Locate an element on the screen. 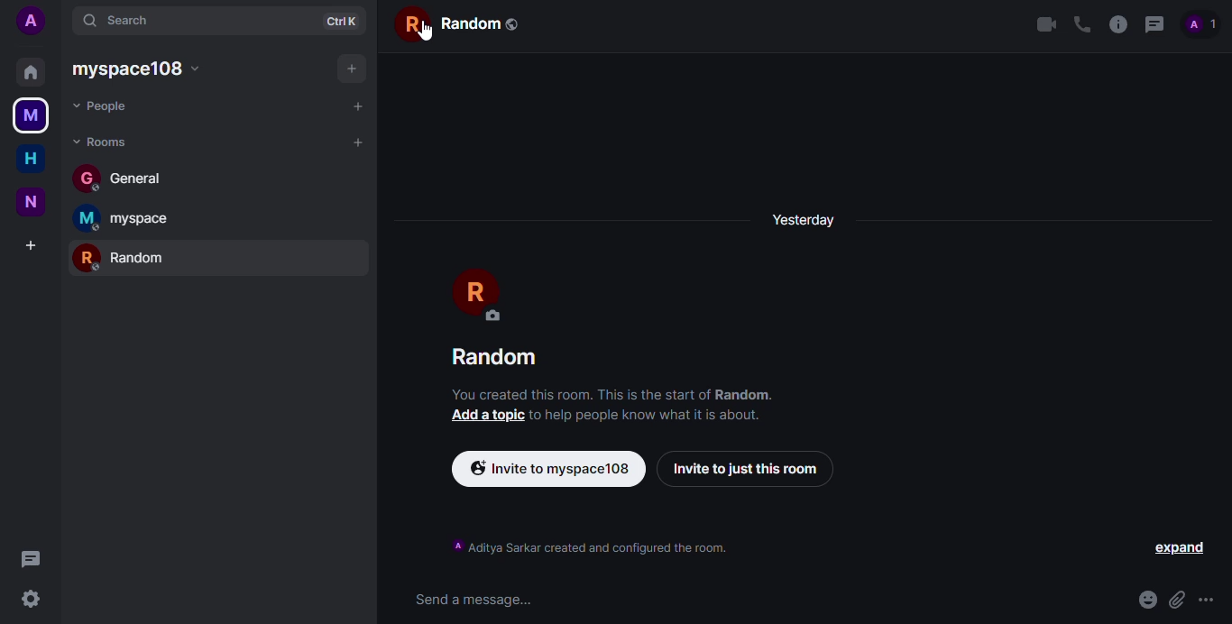 Image resolution: width=1232 pixels, height=624 pixels. add profile picture is located at coordinates (36, 21).